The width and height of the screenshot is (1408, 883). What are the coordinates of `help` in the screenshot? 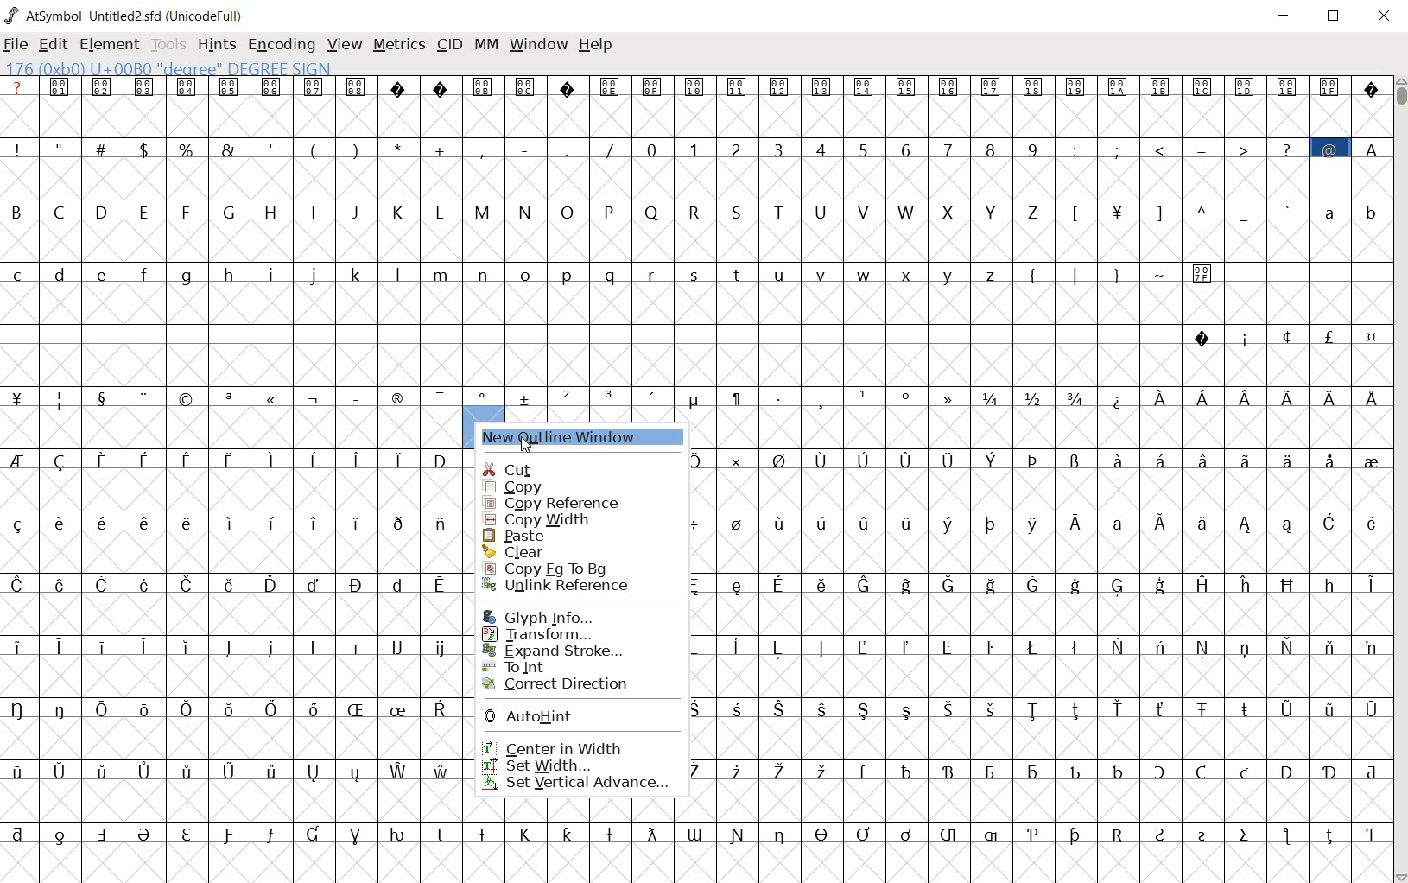 It's located at (598, 46).